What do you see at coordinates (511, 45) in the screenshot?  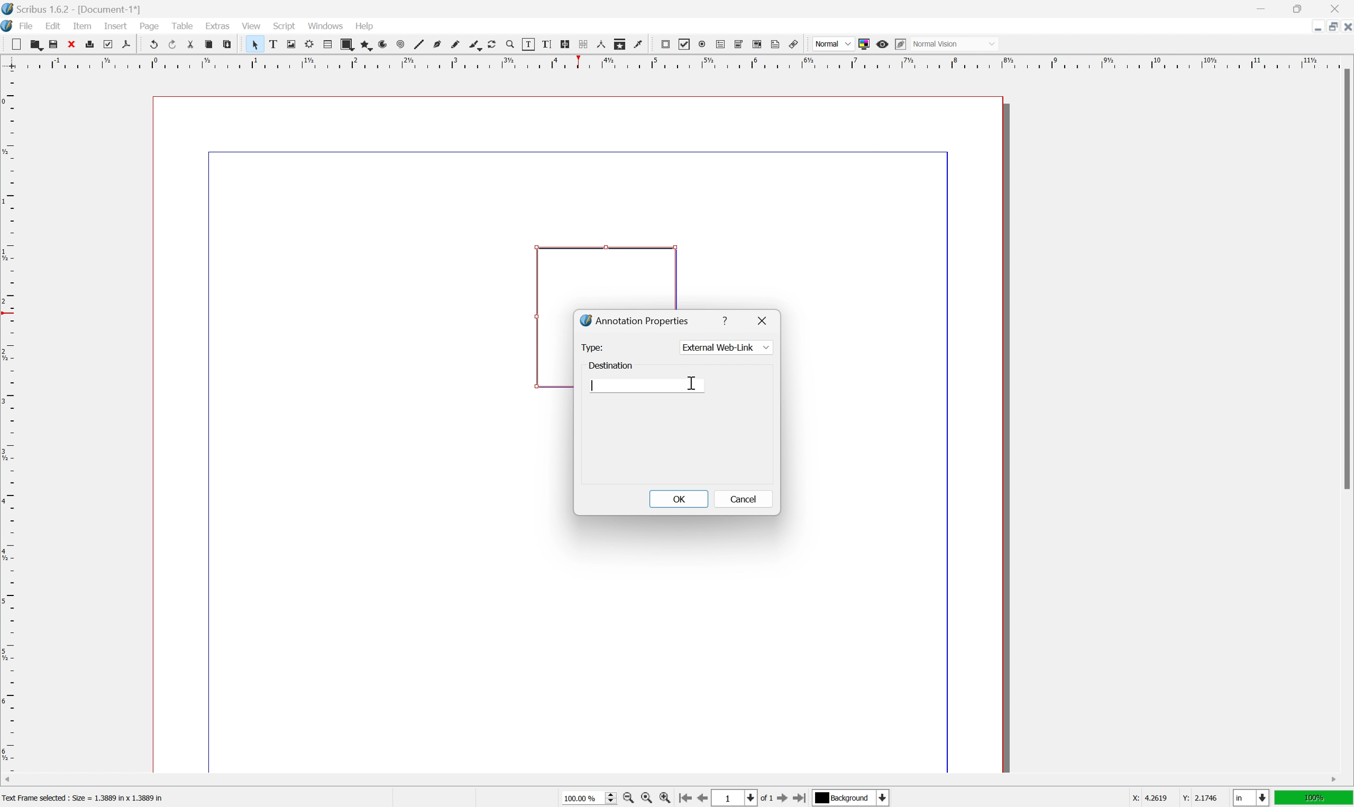 I see `zoom in or zoom out` at bounding box center [511, 45].